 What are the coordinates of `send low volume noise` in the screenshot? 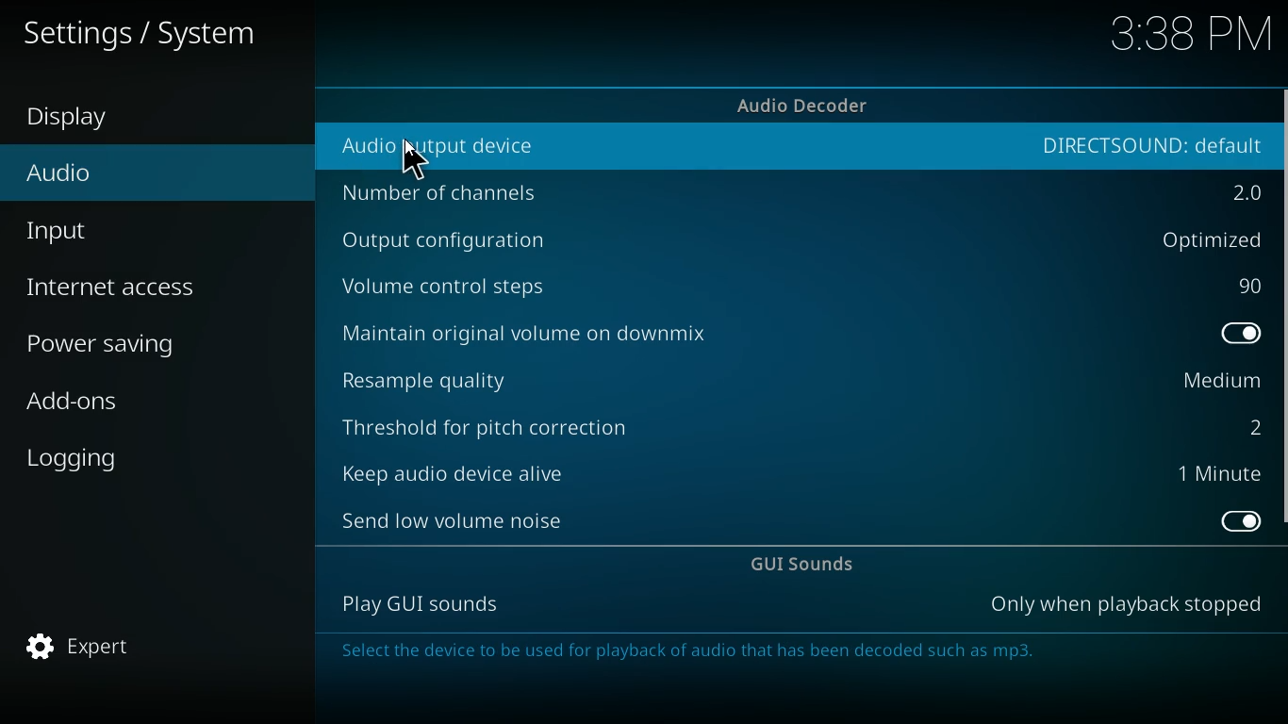 It's located at (457, 518).